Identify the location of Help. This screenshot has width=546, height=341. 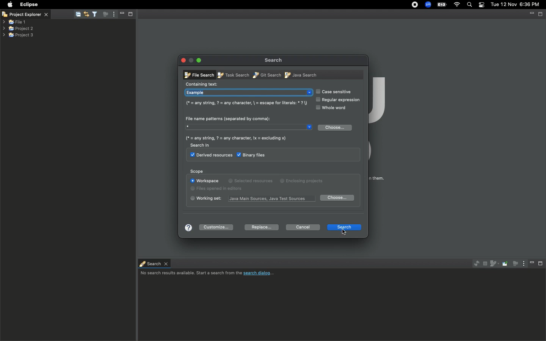
(188, 227).